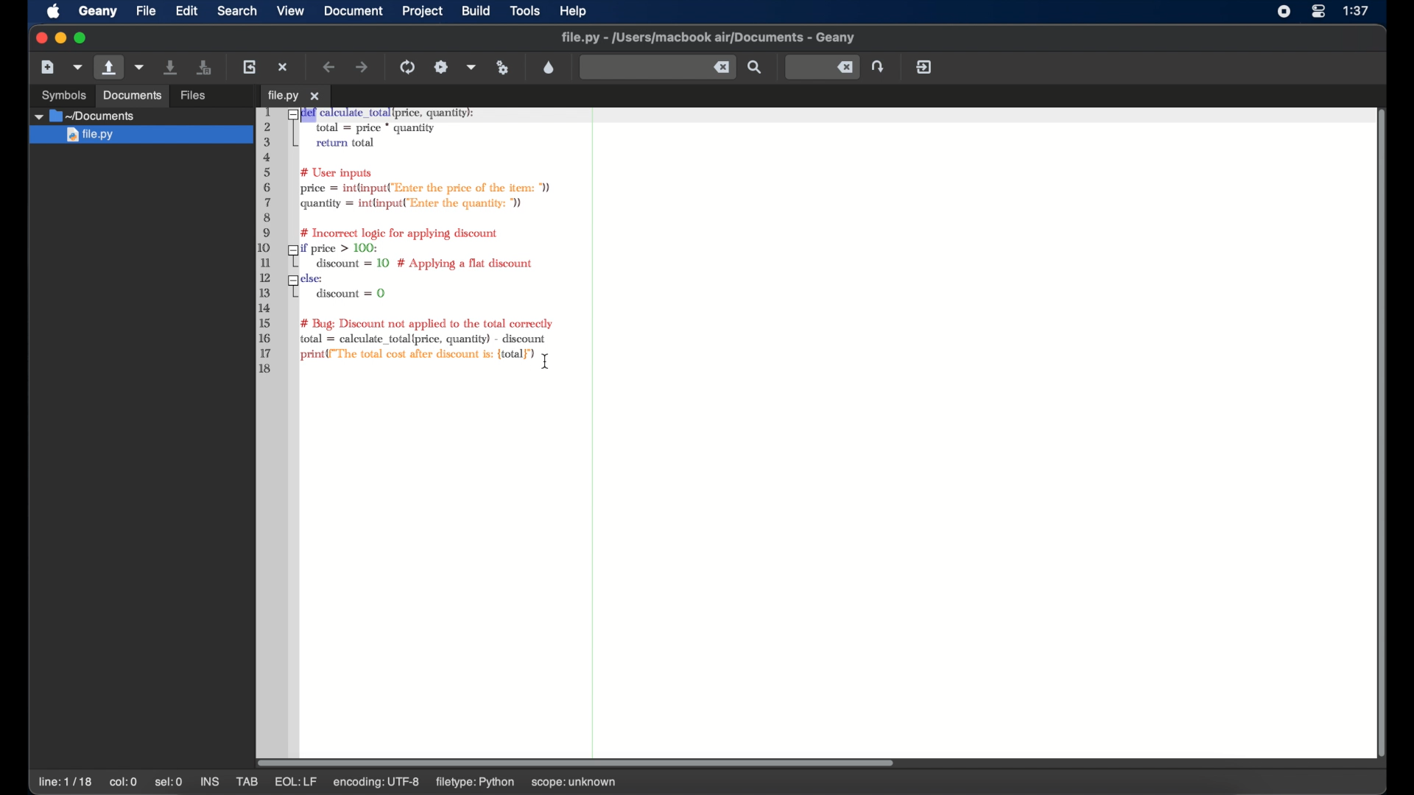 The height and width of the screenshot is (795, 1414). What do you see at coordinates (206, 66) in the screenshot?
I see `save open files` at bounding box center [206, 66].